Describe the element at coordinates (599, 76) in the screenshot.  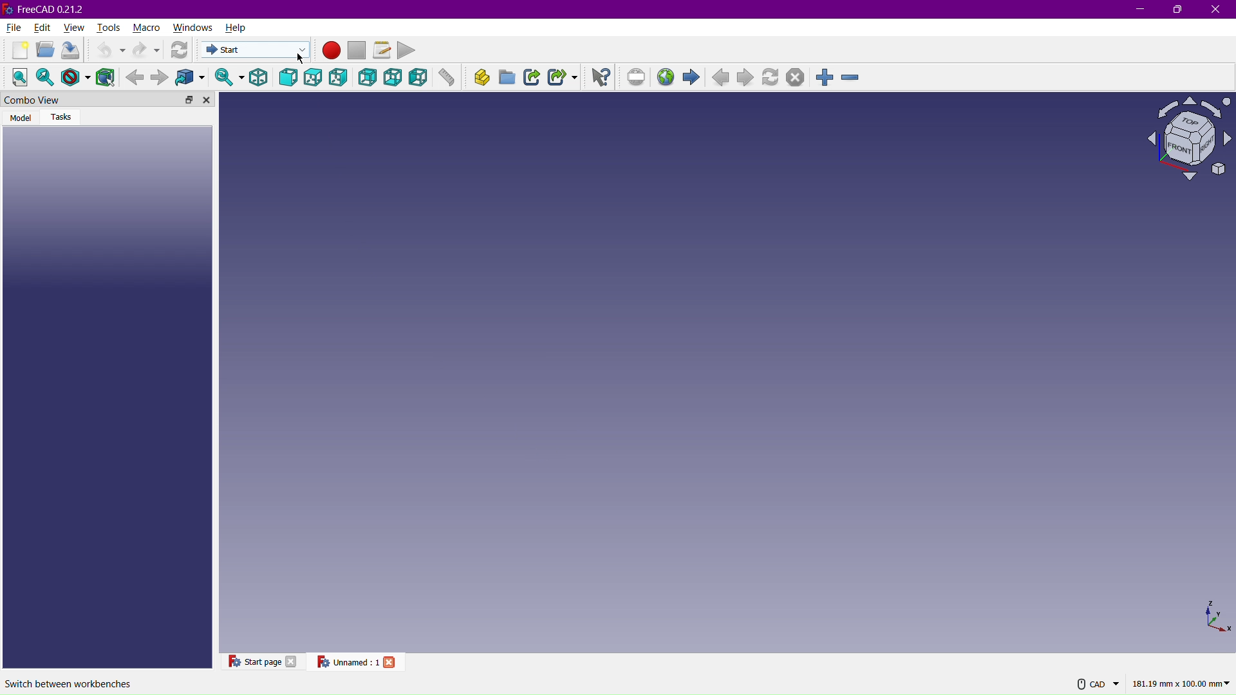
I see `What's This?` at that location.